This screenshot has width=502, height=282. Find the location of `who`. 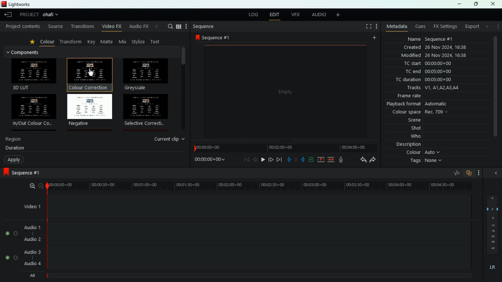

who is located at coordinates (410, 137).